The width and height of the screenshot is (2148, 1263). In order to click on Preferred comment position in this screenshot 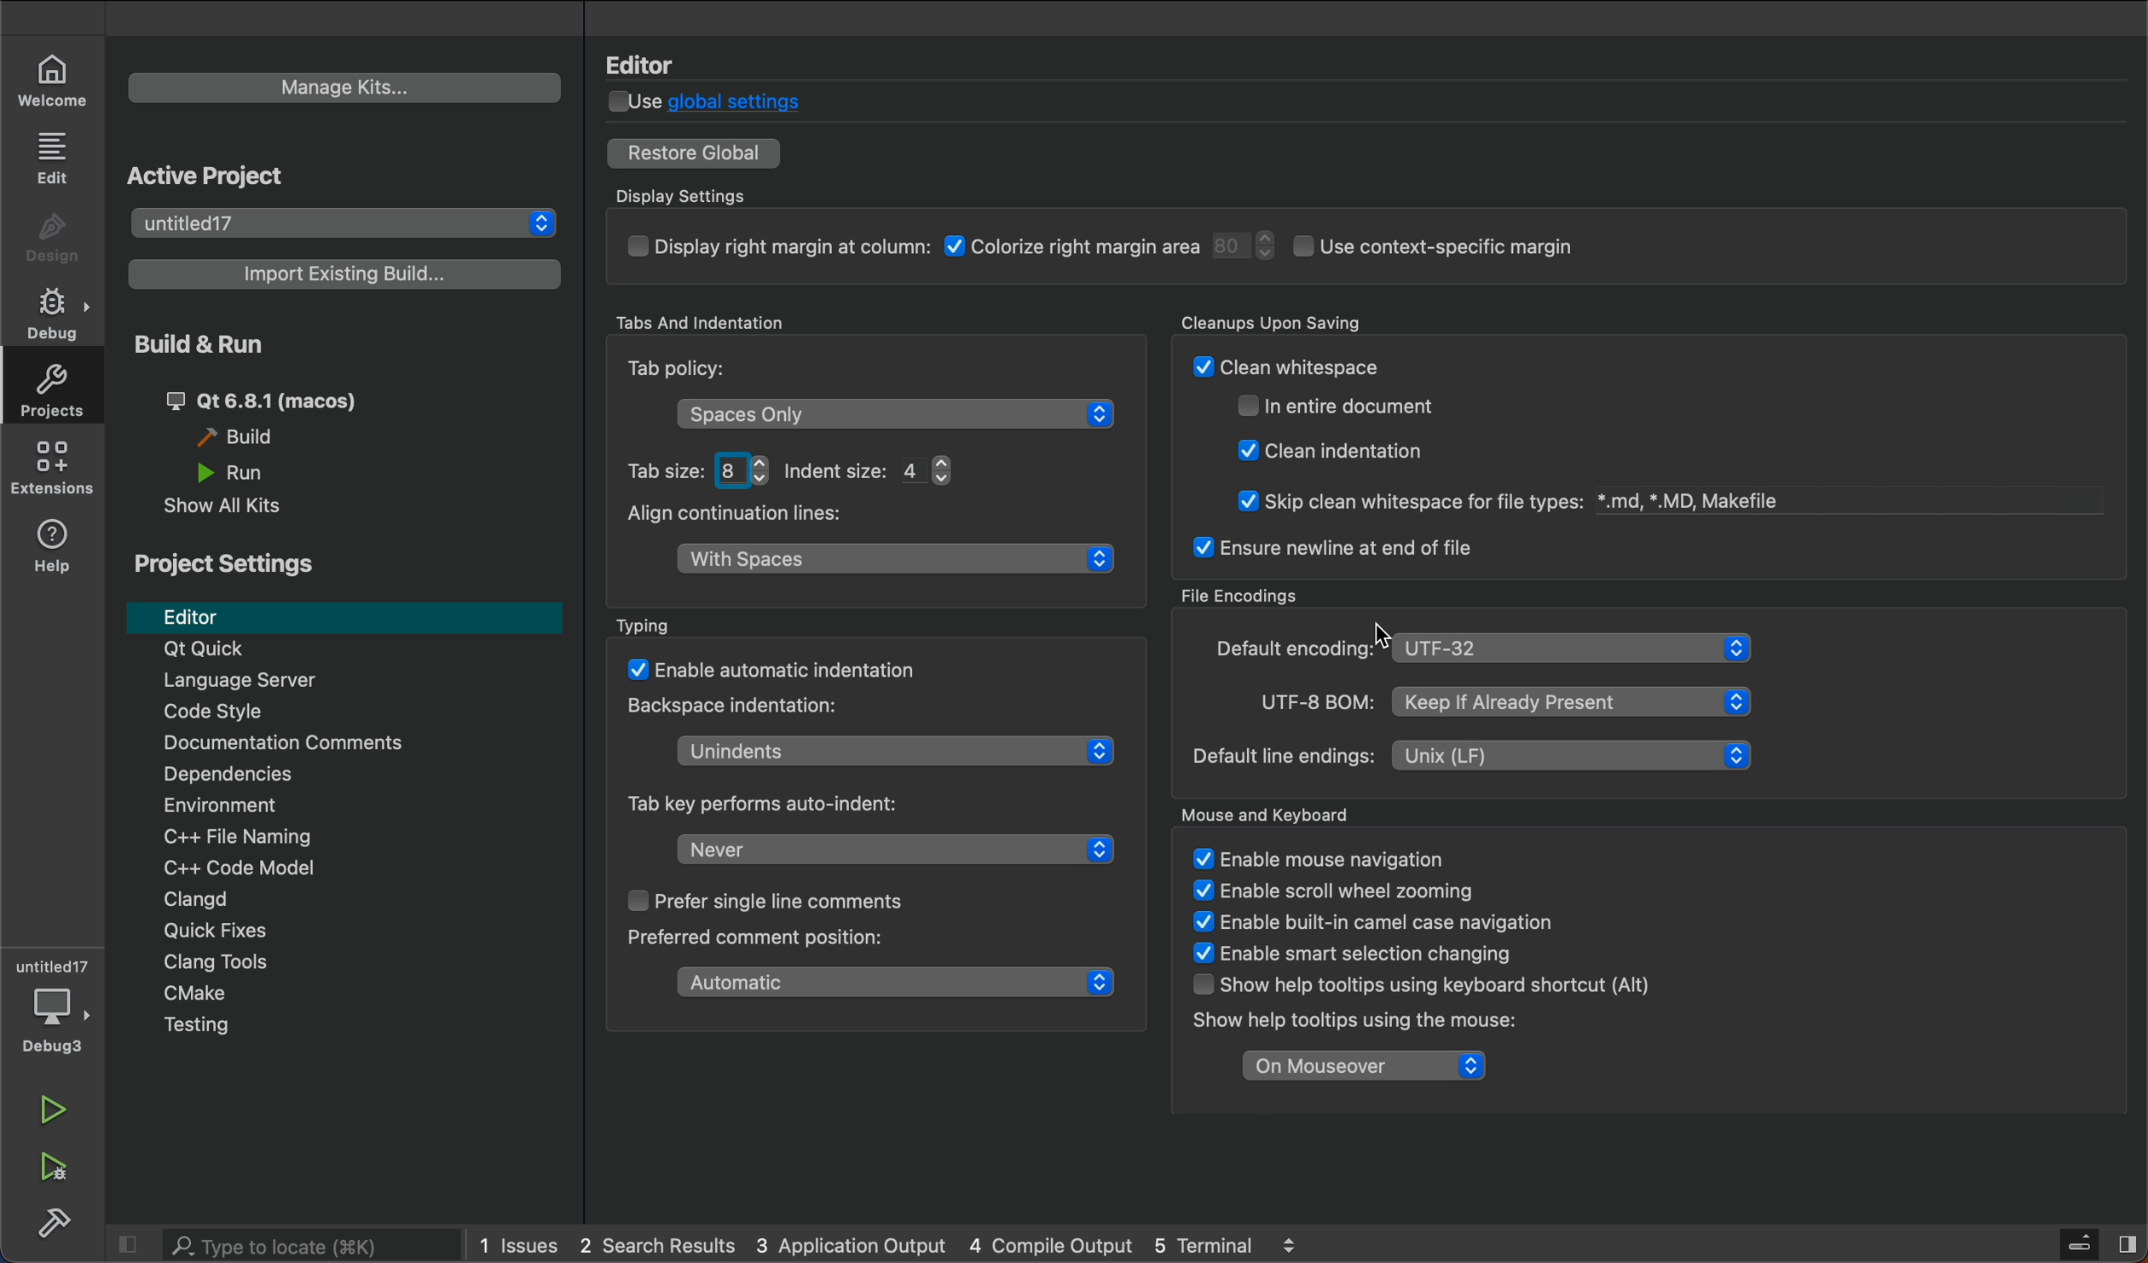, I will do `click(791, 943)`.